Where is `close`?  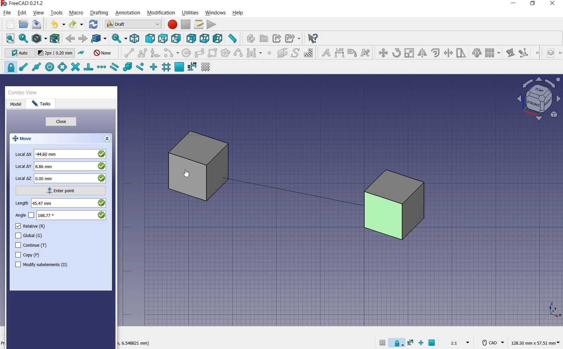
close is located at coordinates (552, 4).